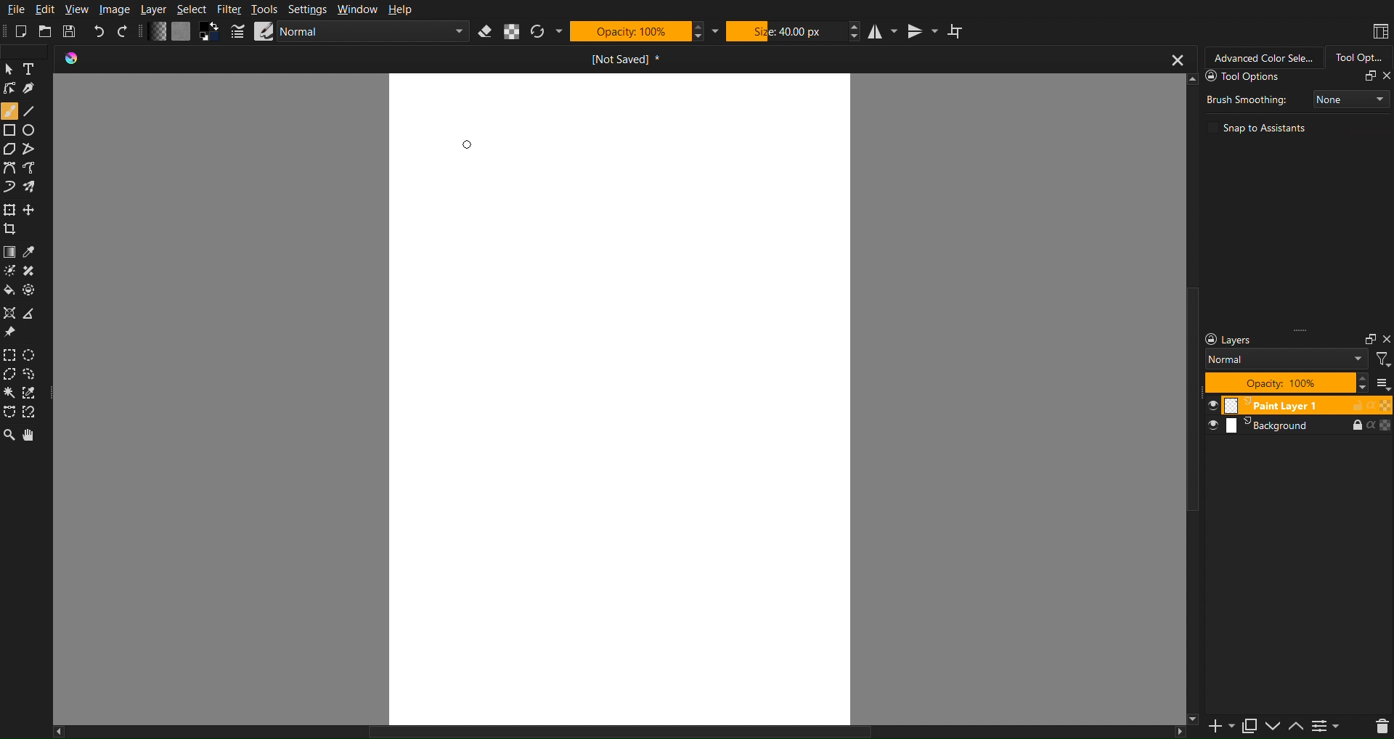  Describe the element at coordinates (12, 229) in the screenshot. I see `Crop` at that location.